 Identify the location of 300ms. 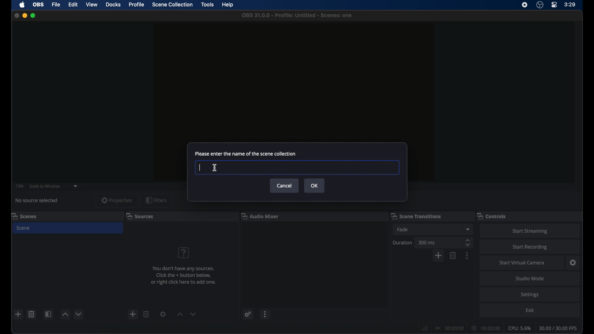
(427, 242).